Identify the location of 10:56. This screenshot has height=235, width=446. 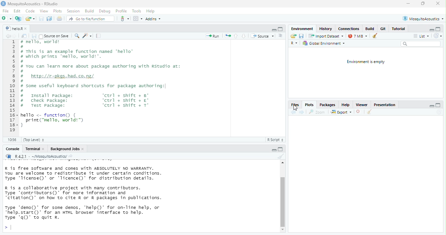
(13, 140).